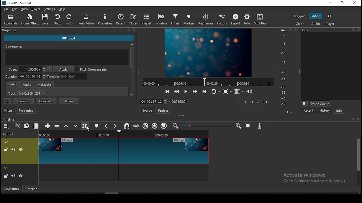 This screenshot has height=203, width=362. Describe the element at coordinates (45, 19) in the screenshot. I see `save` at that location.